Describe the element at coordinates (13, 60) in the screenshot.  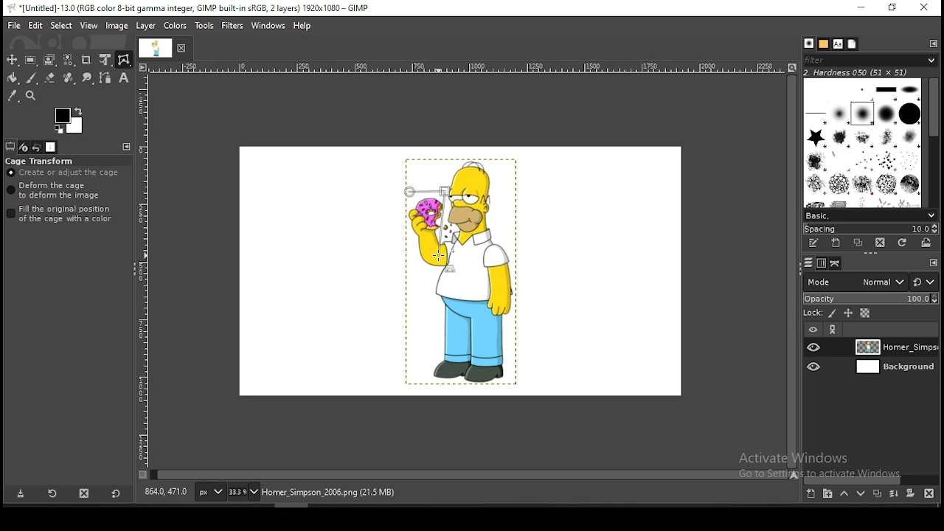
I see `move tool` at that location.